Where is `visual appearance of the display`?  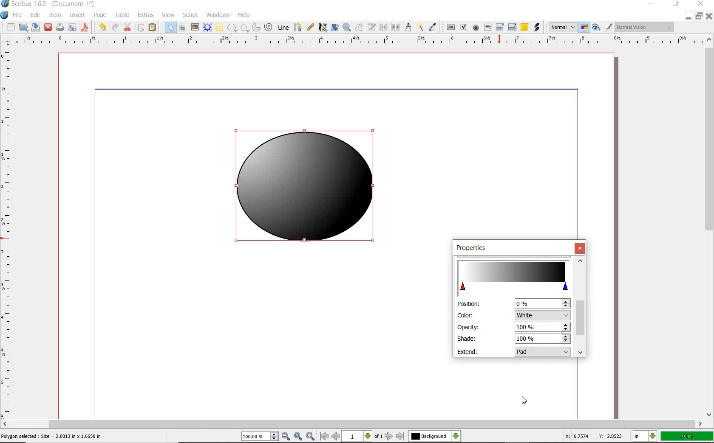
visual appearance of the display is located at coordinates (645, 28).